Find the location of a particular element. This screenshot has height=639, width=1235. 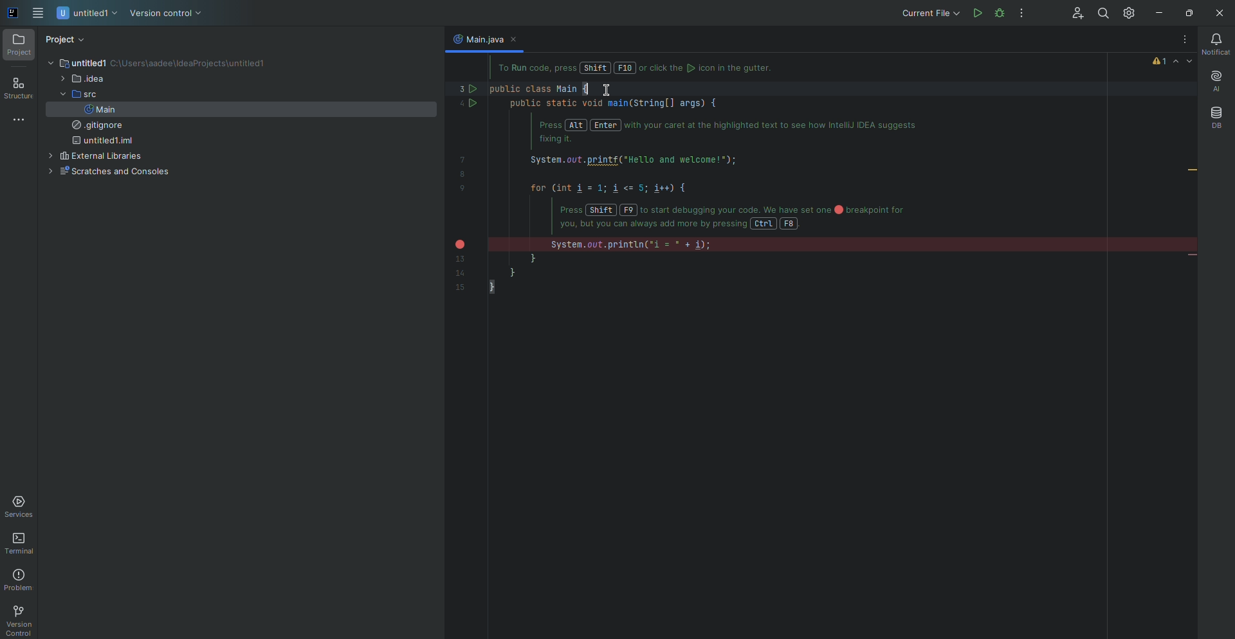

Settings is located at coordinates (1131, 12).